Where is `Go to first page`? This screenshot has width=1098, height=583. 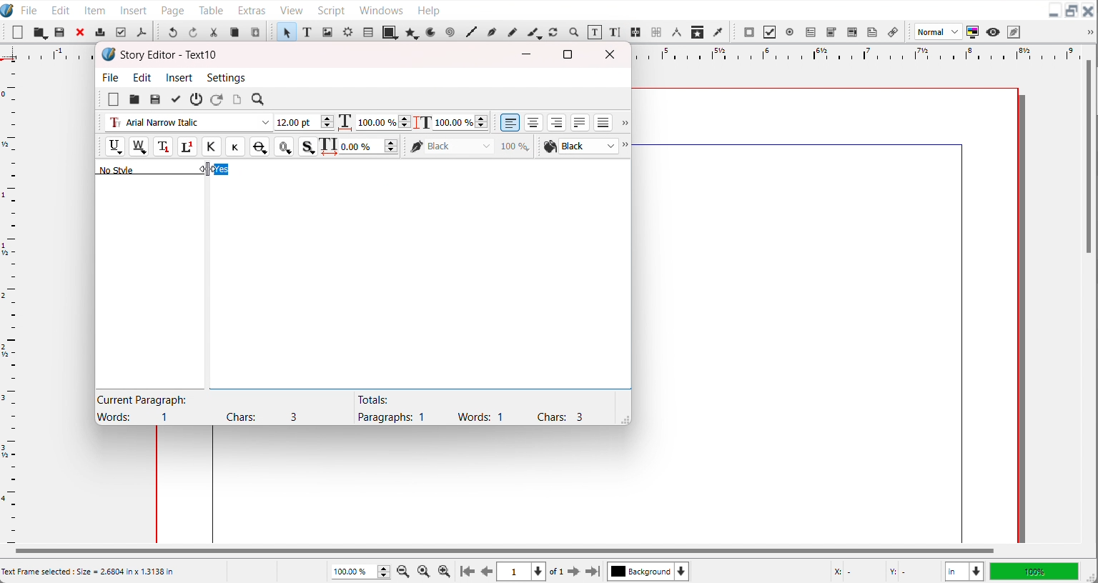 Go to first page is located at coordinates (468, 571).